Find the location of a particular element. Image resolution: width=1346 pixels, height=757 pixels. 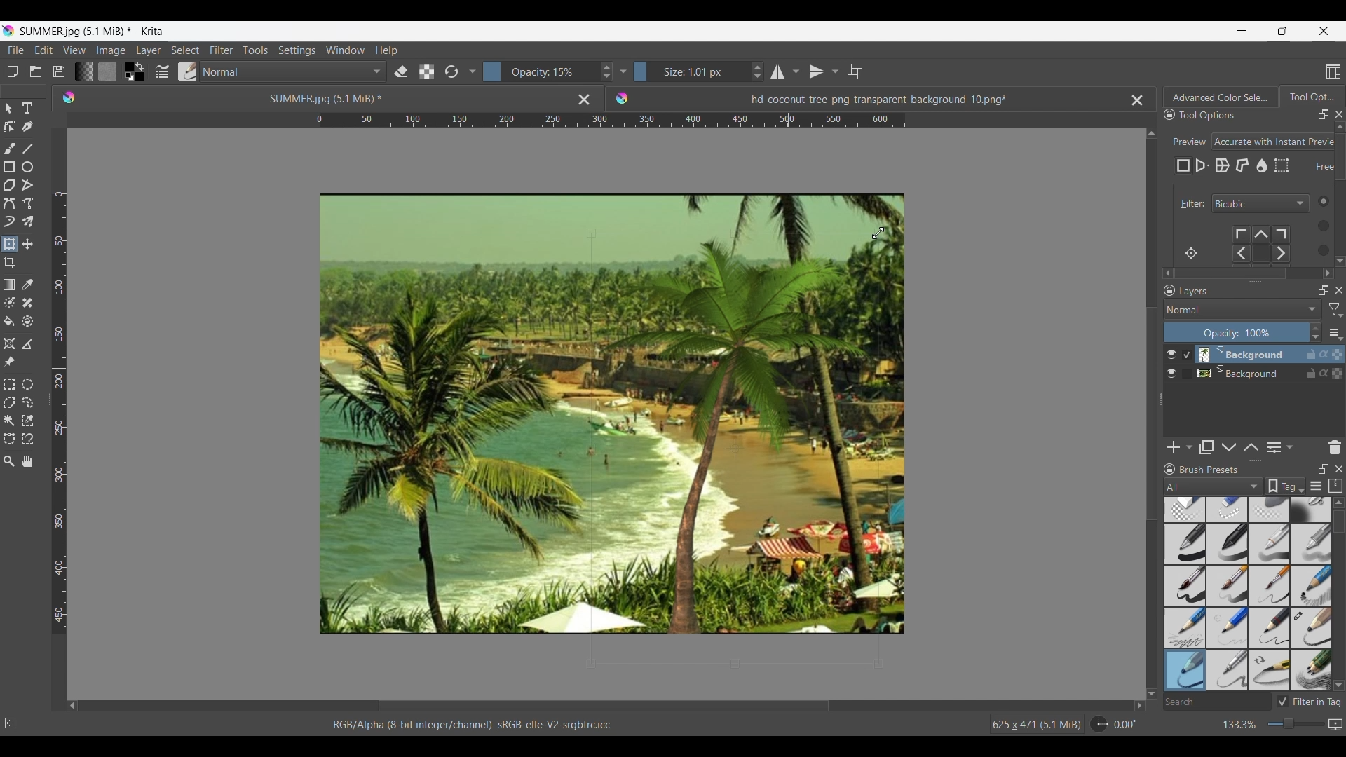

Color picker tool is located at coordinates (27, 285).